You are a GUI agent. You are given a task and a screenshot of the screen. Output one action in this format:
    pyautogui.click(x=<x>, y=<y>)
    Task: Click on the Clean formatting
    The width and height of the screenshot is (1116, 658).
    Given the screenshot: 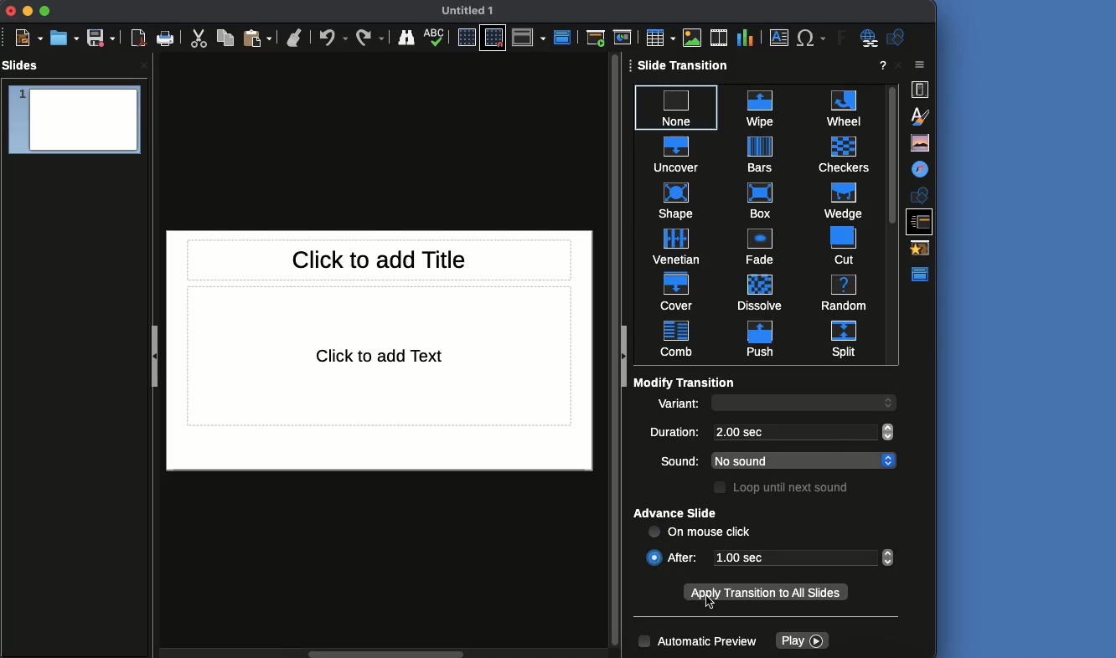 What is the action you would take?
    pyautogui.click(x=297, y=37)
    